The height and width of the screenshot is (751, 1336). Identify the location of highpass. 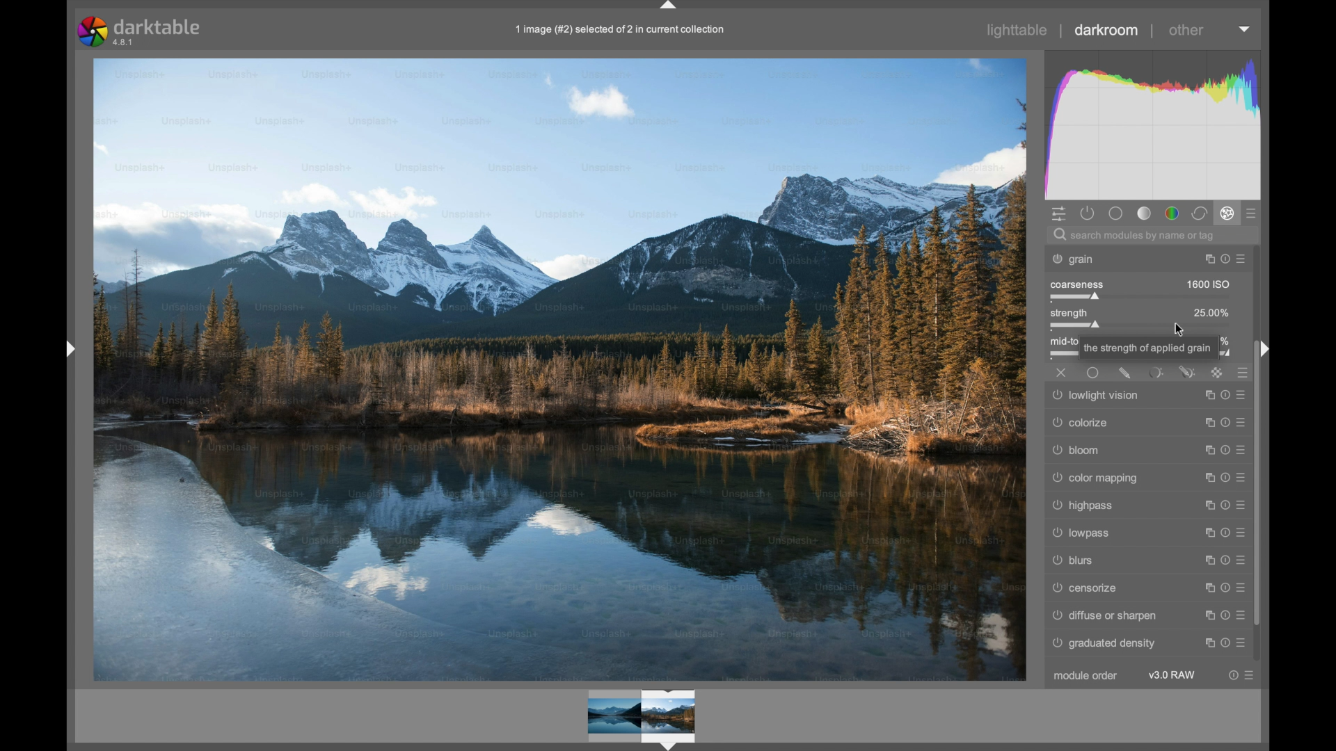
(1088, 508).